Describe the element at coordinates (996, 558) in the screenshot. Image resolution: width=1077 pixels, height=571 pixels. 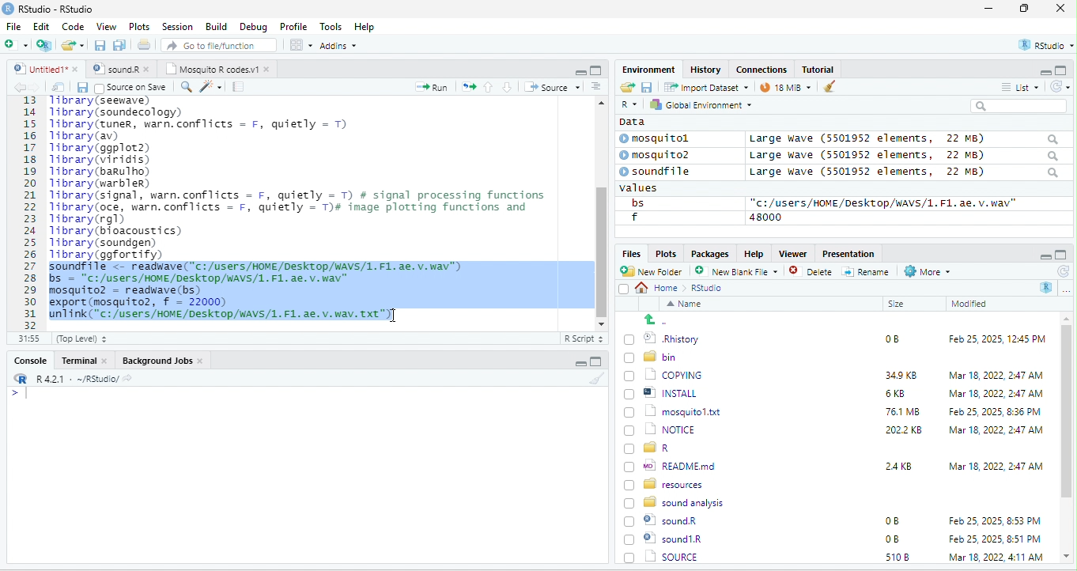
I see `Apr 26, 2022, 1:00 PM` at that location.